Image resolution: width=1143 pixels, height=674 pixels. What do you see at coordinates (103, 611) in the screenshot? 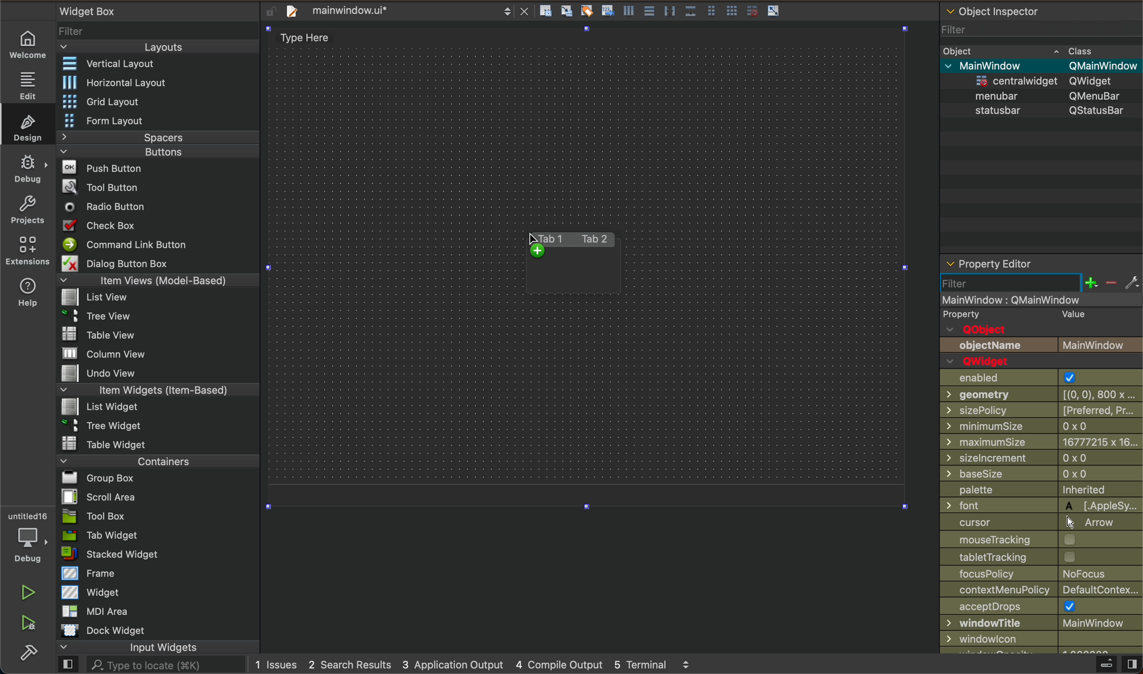
I see ` MDI Area` at bounding box center [103, 611].